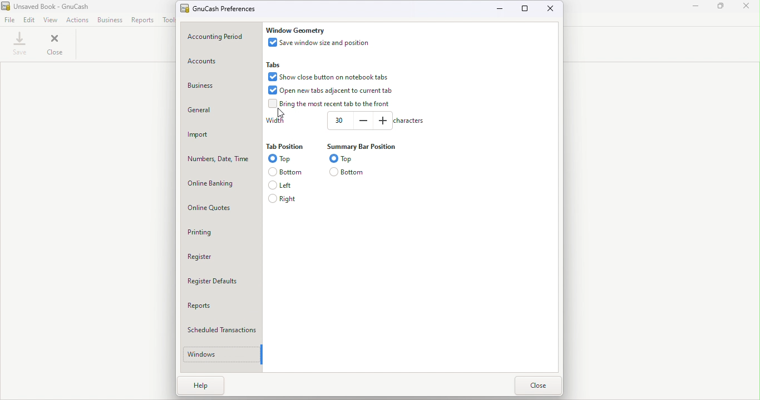 This screenshot has height=400, width=760. I want to click on Online Banking, so click(222, 183).